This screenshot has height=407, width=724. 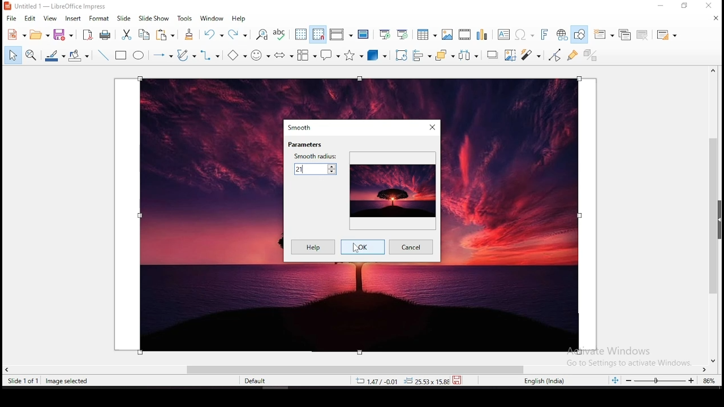 What do you see at coordinates (11, 56) in the screenshot?
I see `select tool` at bounding box center [11, 56].